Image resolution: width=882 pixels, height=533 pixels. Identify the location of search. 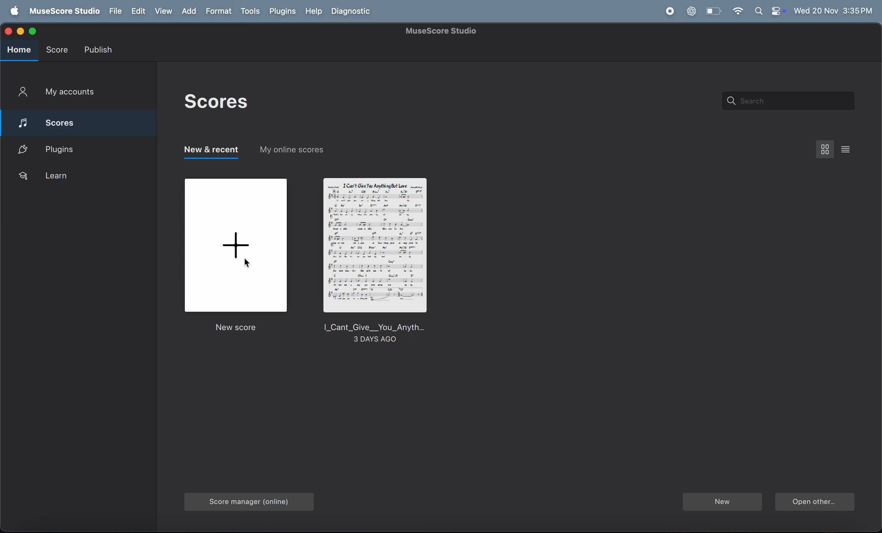
(785, 101).